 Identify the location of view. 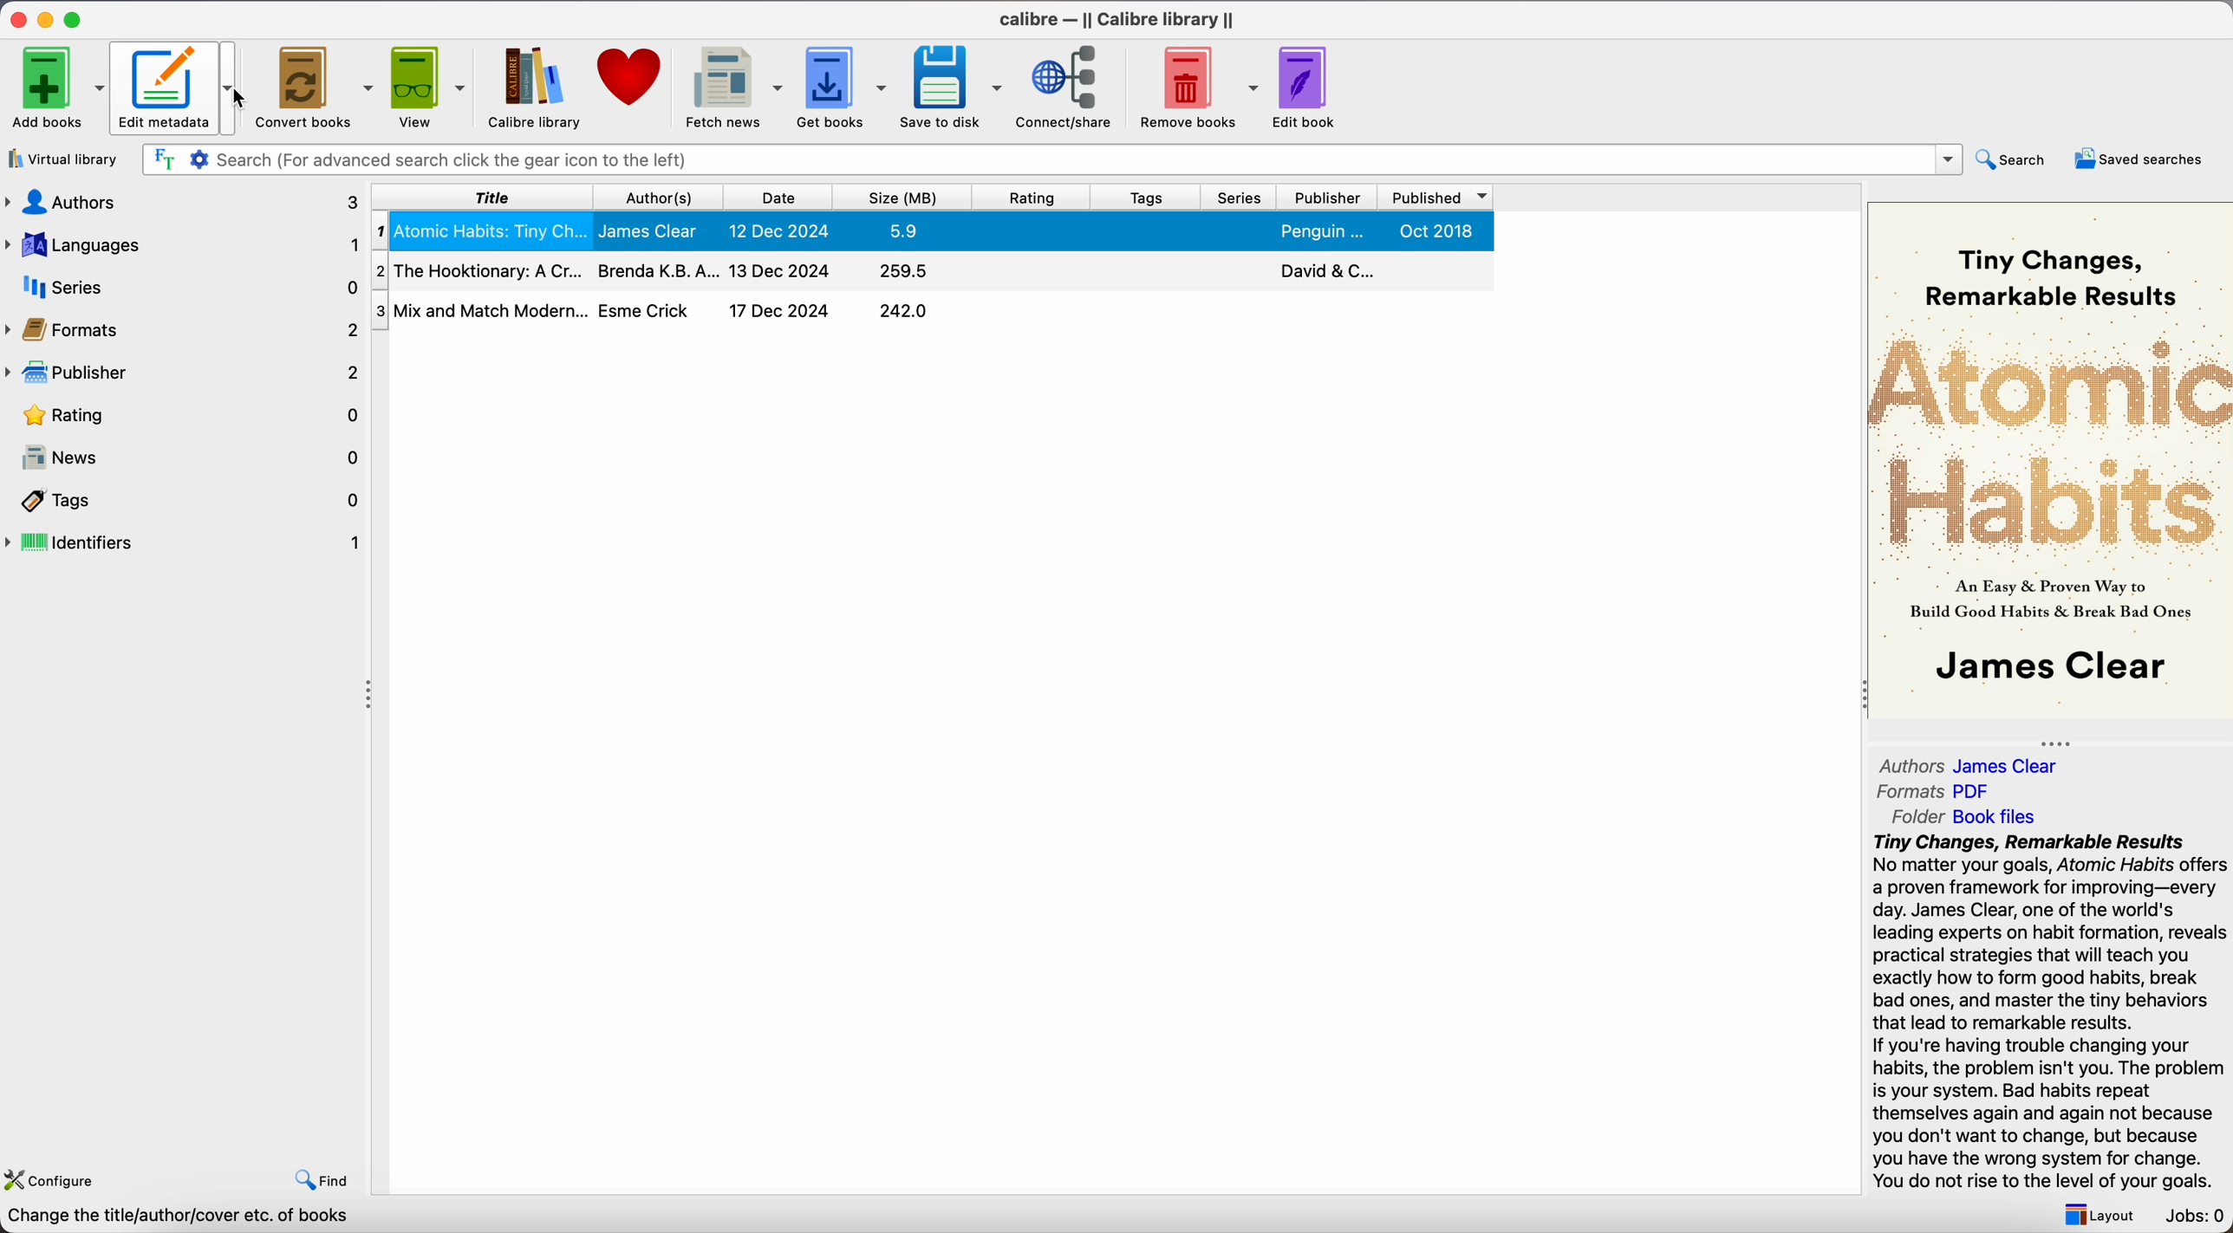
(430, 88).